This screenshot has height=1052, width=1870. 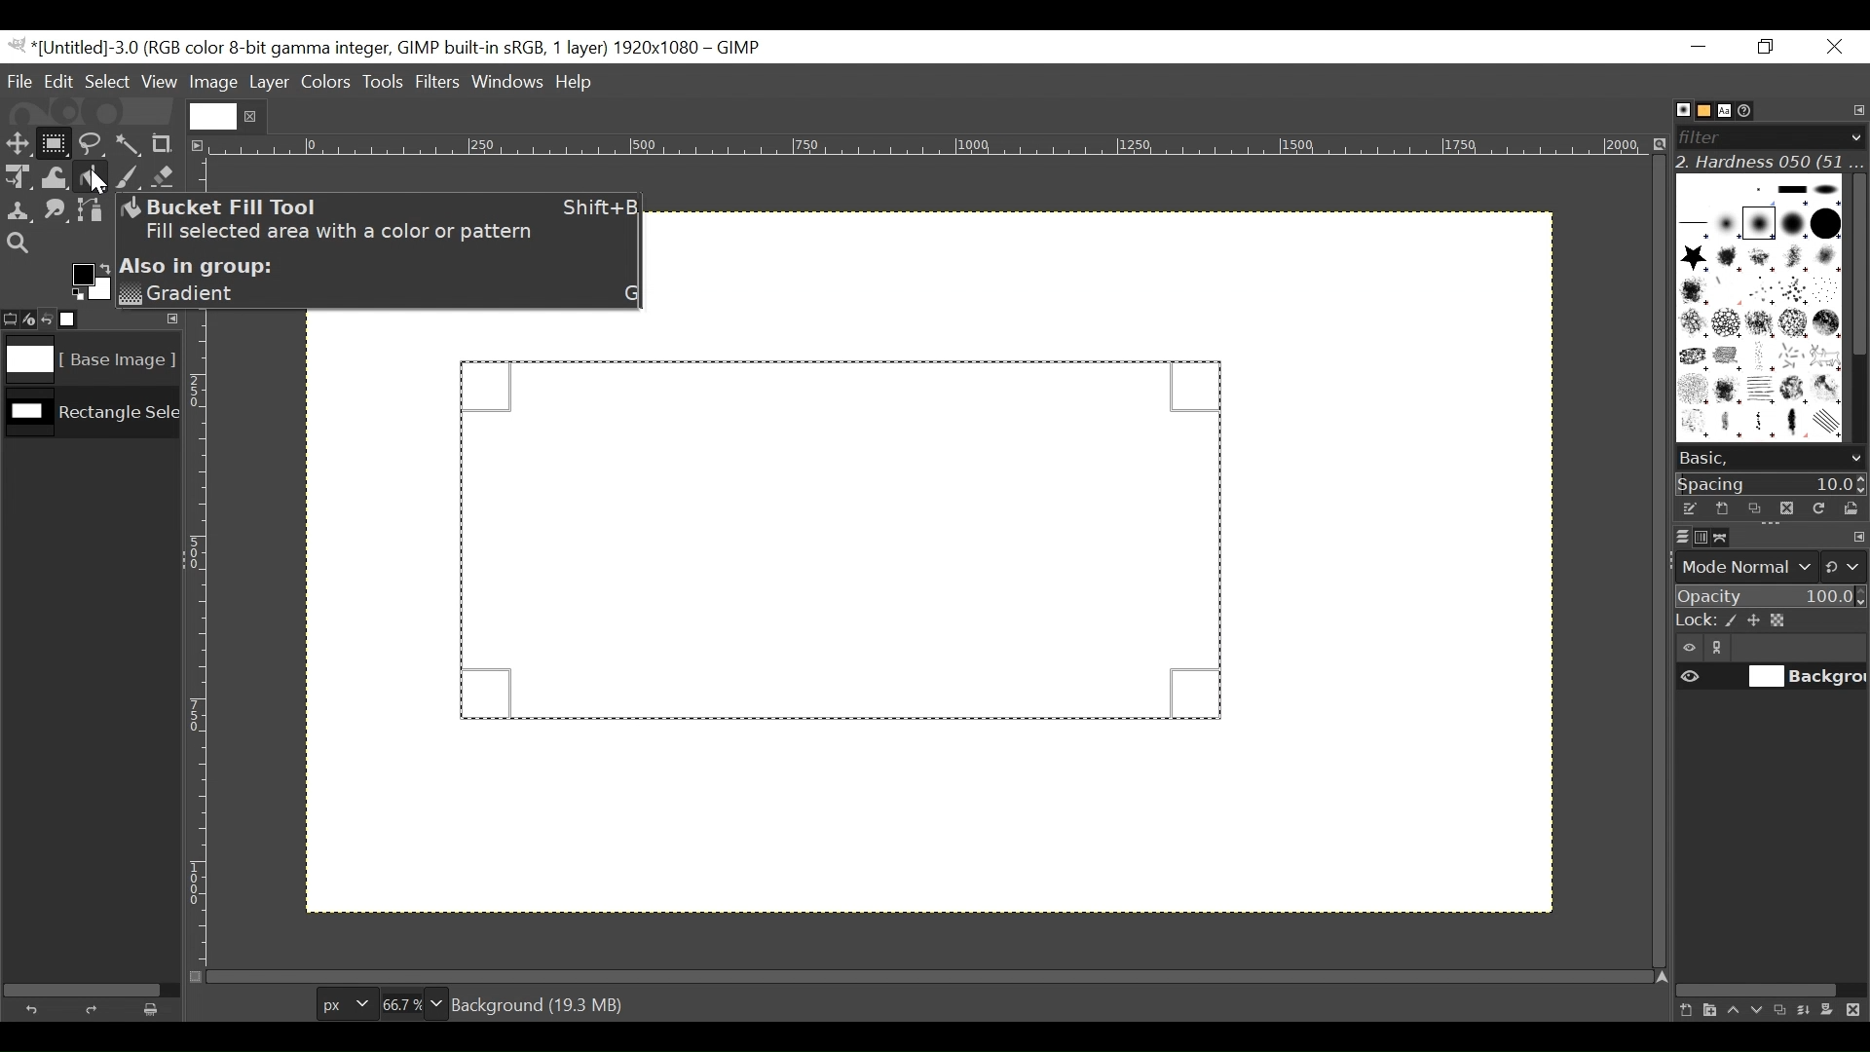 I want to click on Warp Transform, so click(x=54, y=179).